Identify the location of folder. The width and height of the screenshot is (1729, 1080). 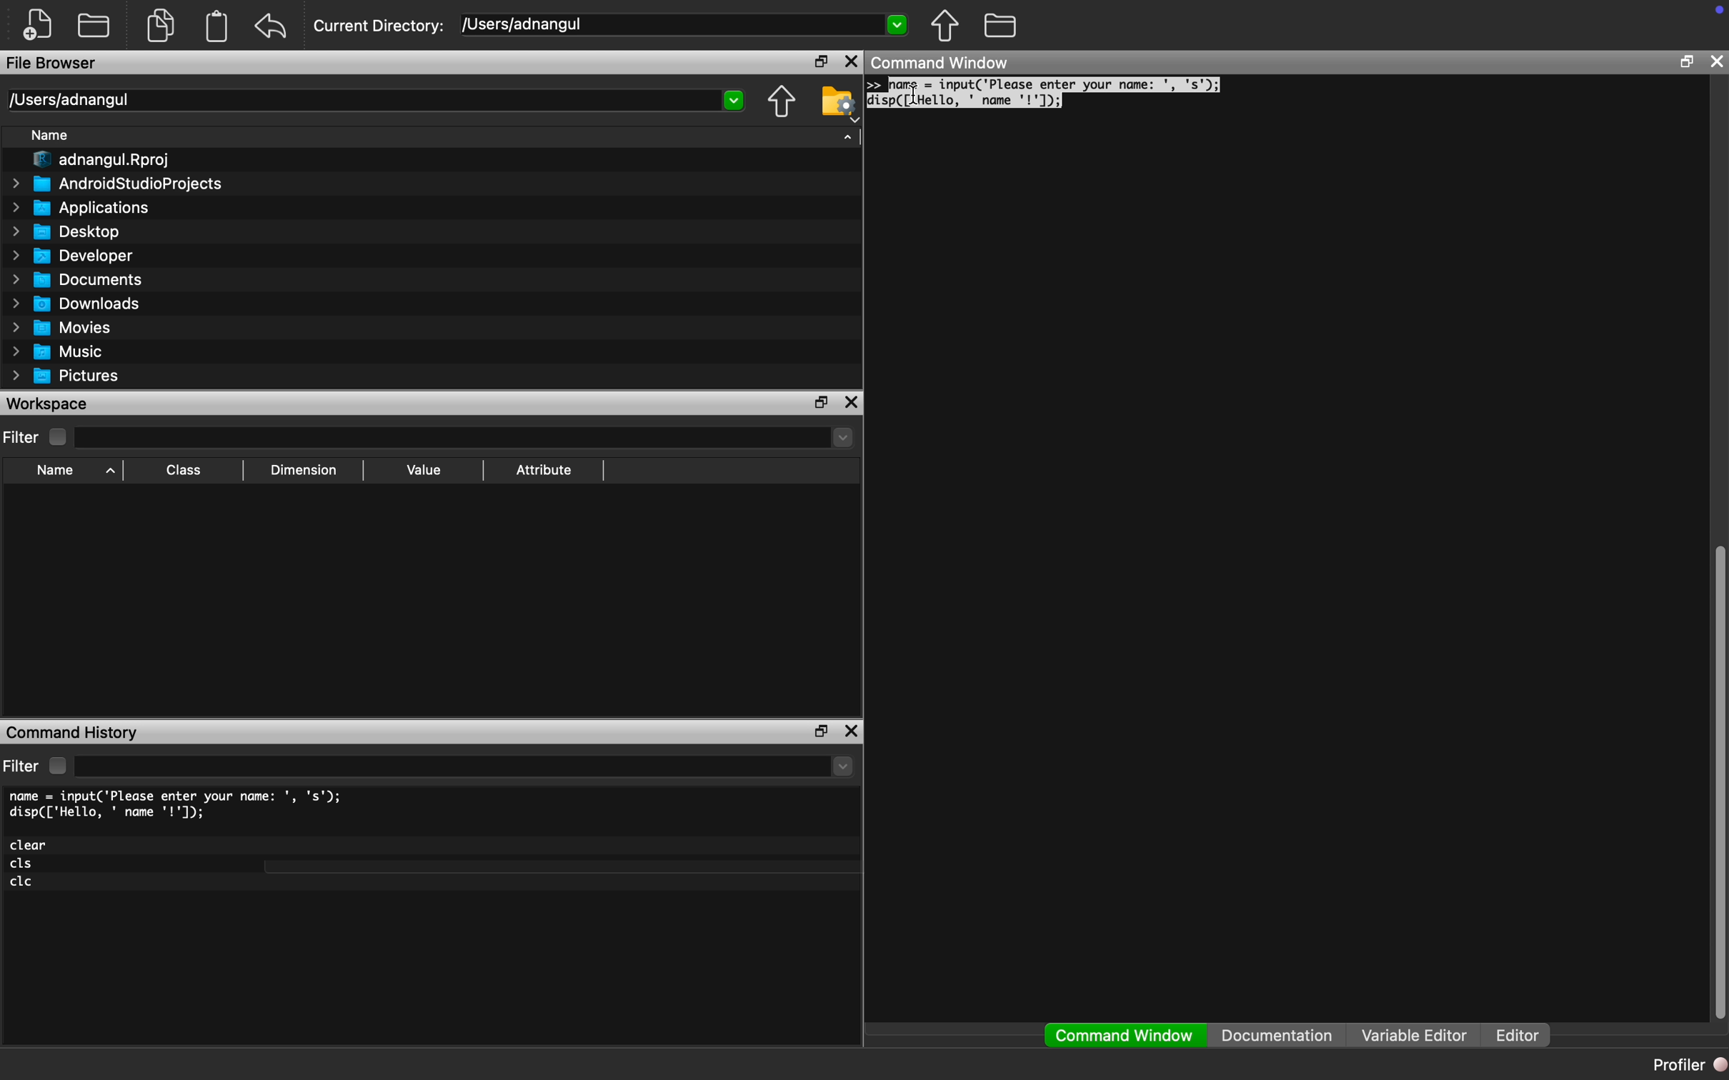
(1002, 25).